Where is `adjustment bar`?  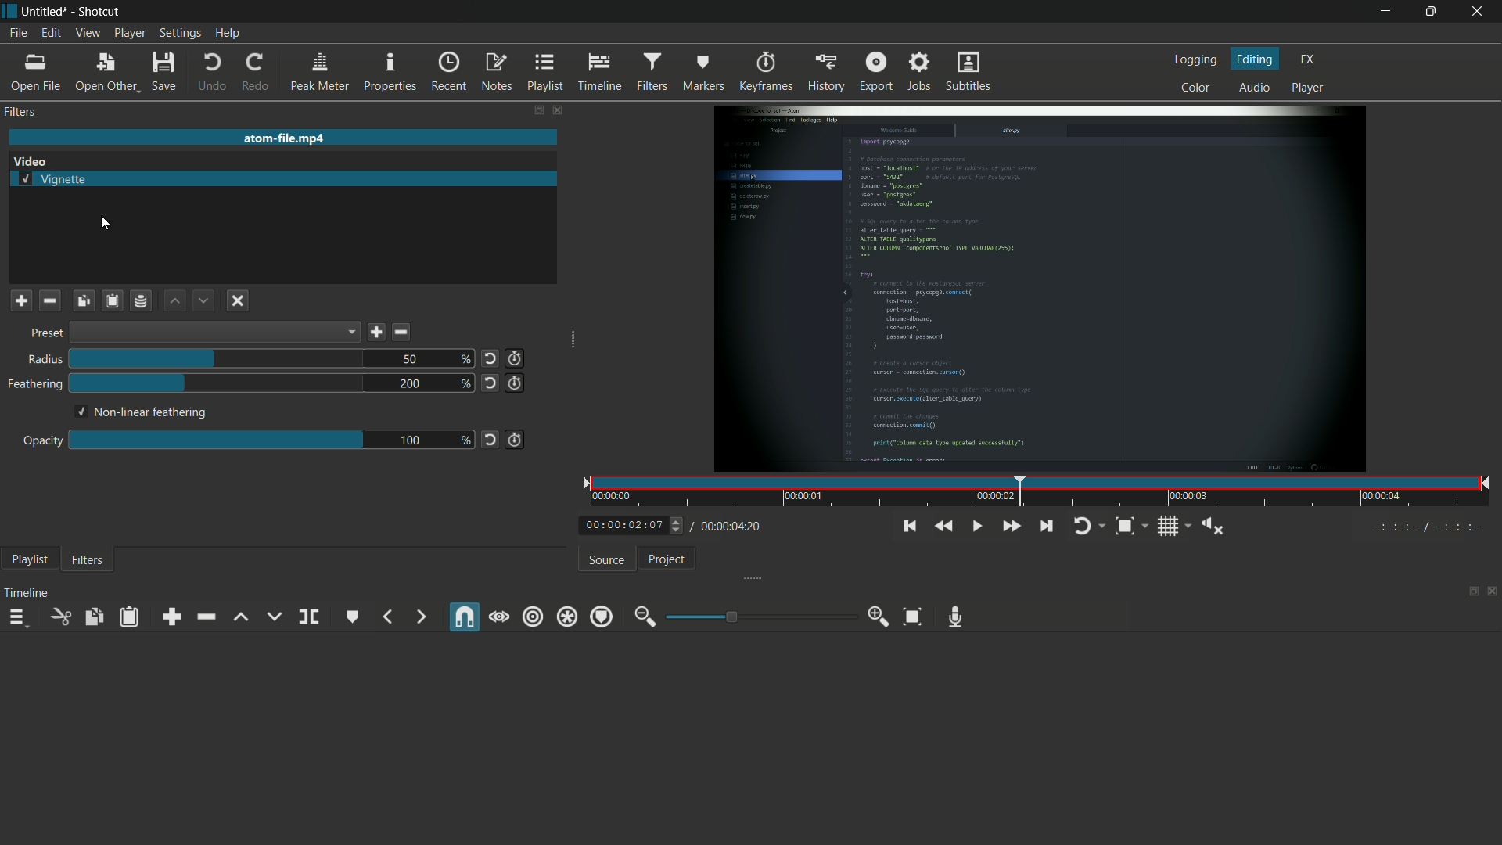
adjustment bar is located at coordinates (217, 358).